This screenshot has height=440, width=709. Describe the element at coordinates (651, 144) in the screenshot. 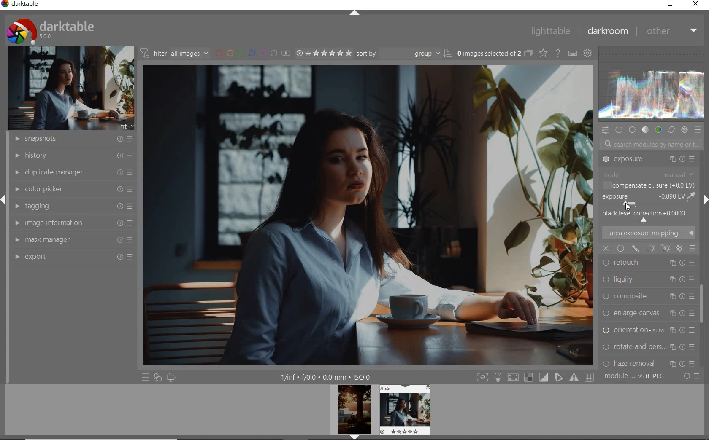

I see `SEARCH MODULES` at that location.